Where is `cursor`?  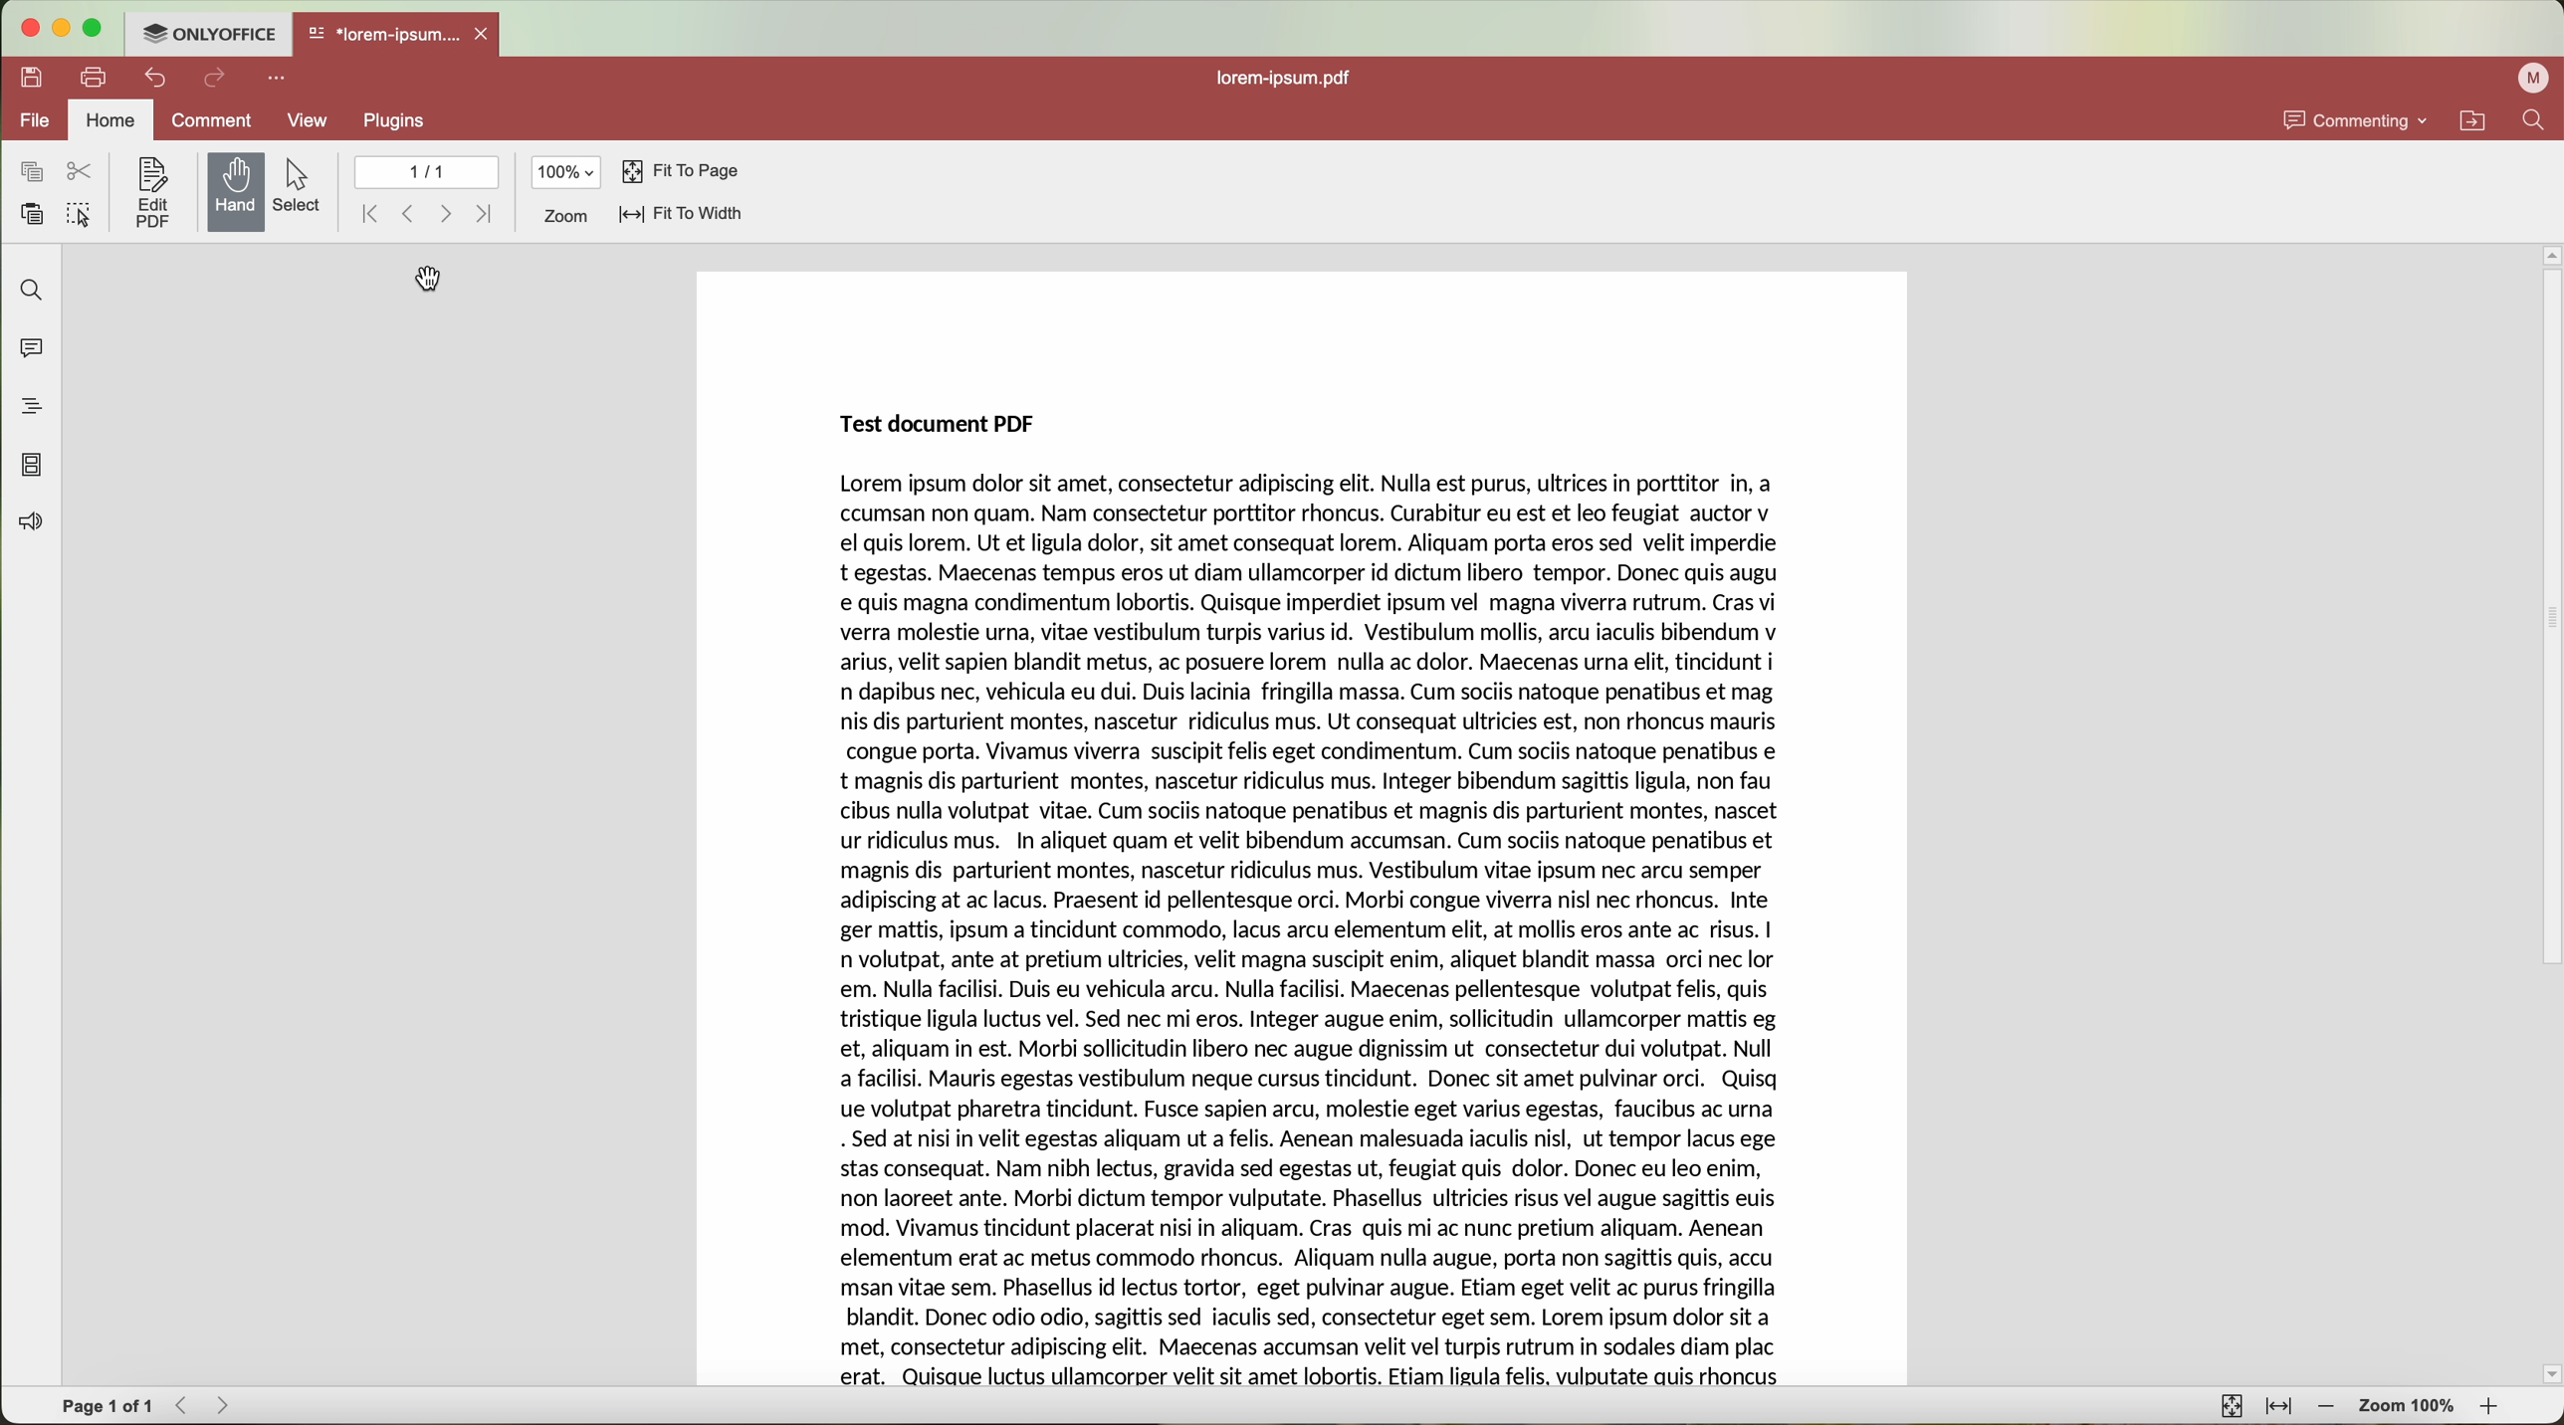
cursor is located at coordinates (433, 280).